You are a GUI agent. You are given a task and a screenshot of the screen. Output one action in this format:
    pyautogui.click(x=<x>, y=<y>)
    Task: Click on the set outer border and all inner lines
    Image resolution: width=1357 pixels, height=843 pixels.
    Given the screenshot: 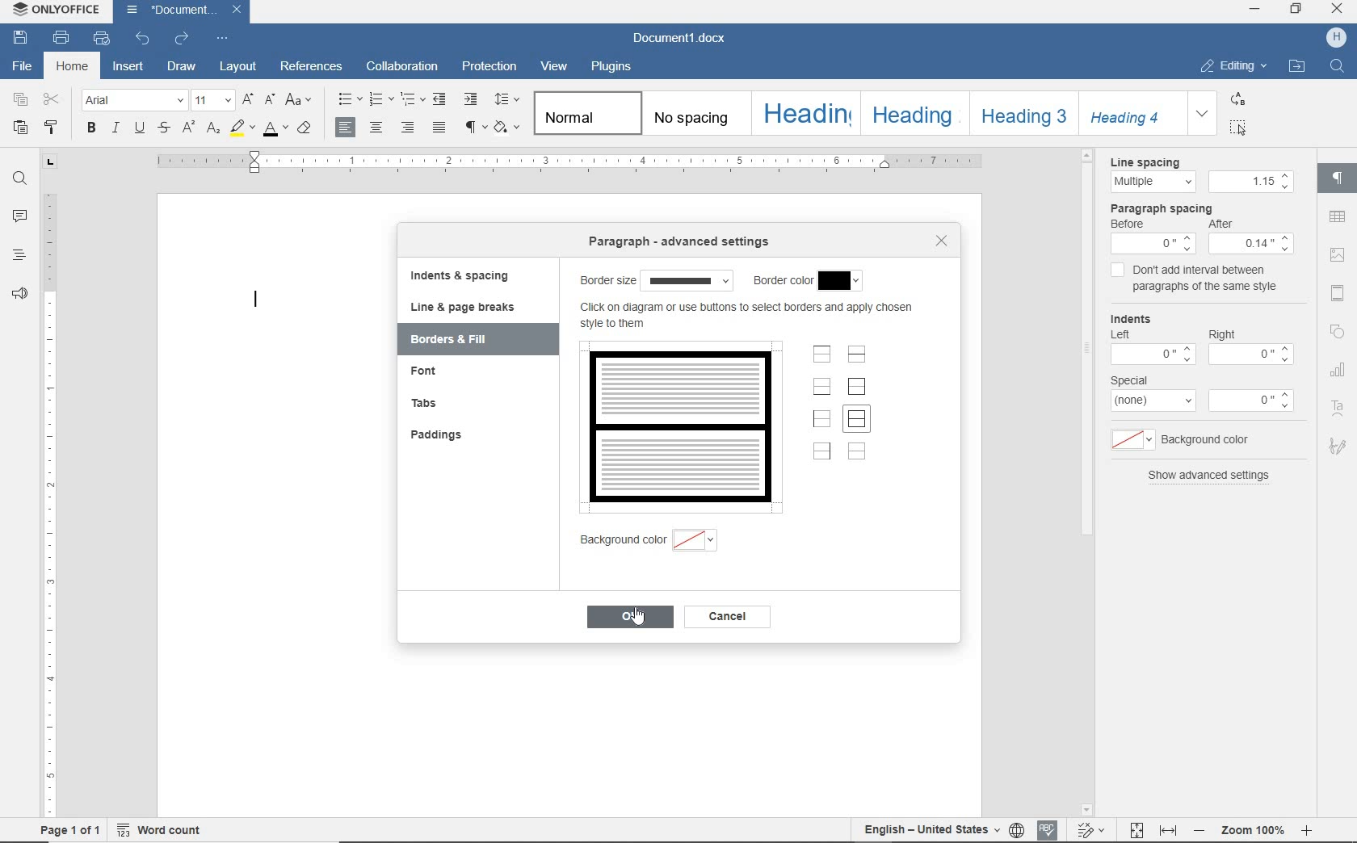 What is the action you would take?
    pyautogui.click(x=859, y=421)
    